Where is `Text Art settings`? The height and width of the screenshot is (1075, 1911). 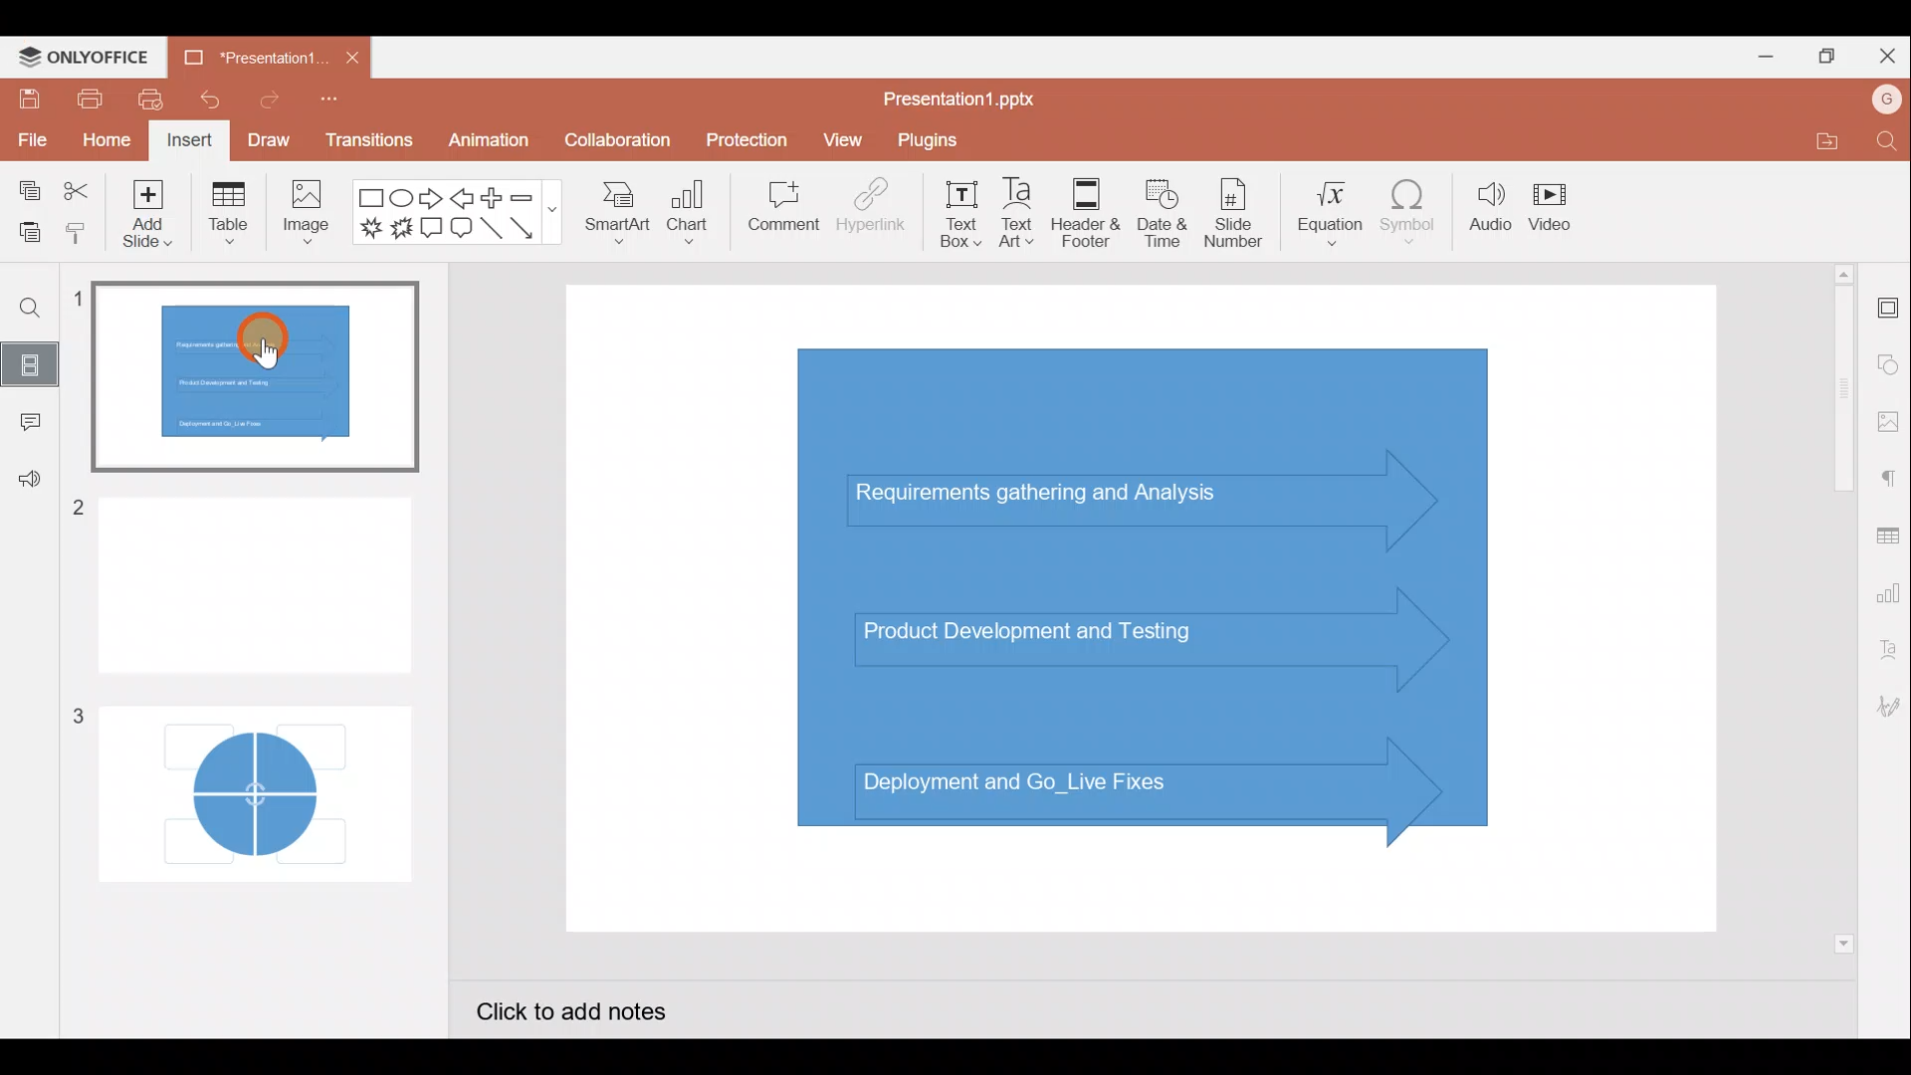
Text Art settings is located at coordinates (1886, 657).